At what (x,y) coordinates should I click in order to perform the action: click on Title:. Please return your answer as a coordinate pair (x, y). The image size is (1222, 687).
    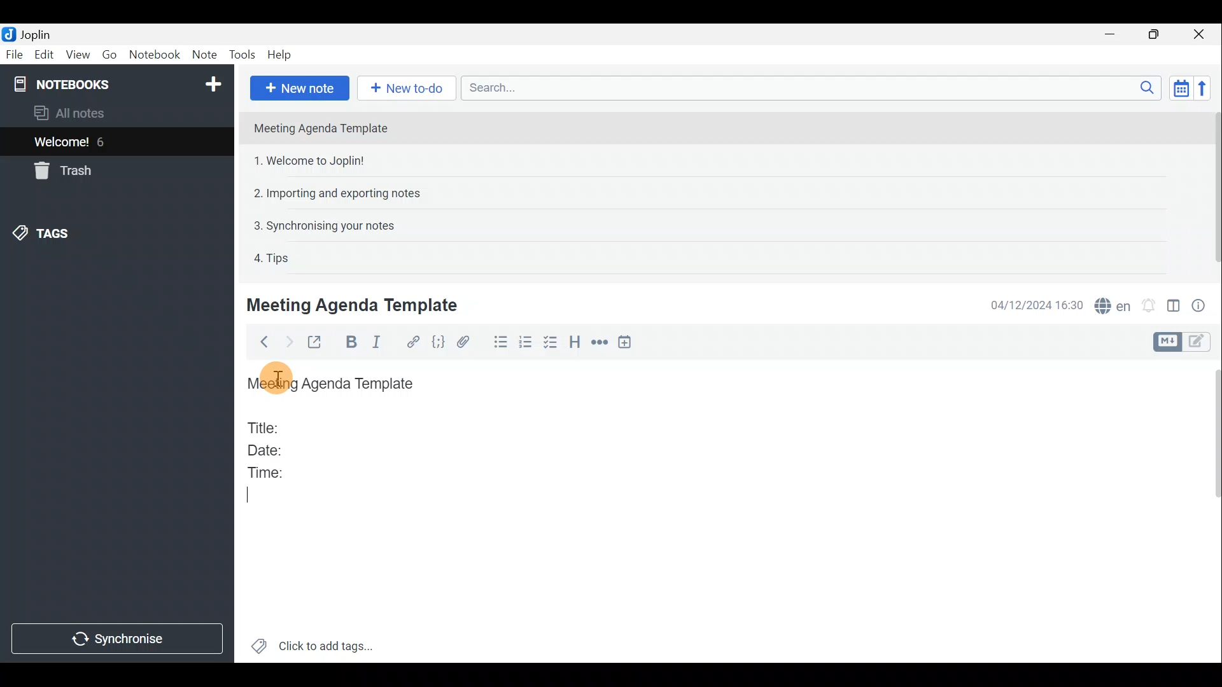
    Looking at the image, I should click on (265, 426).